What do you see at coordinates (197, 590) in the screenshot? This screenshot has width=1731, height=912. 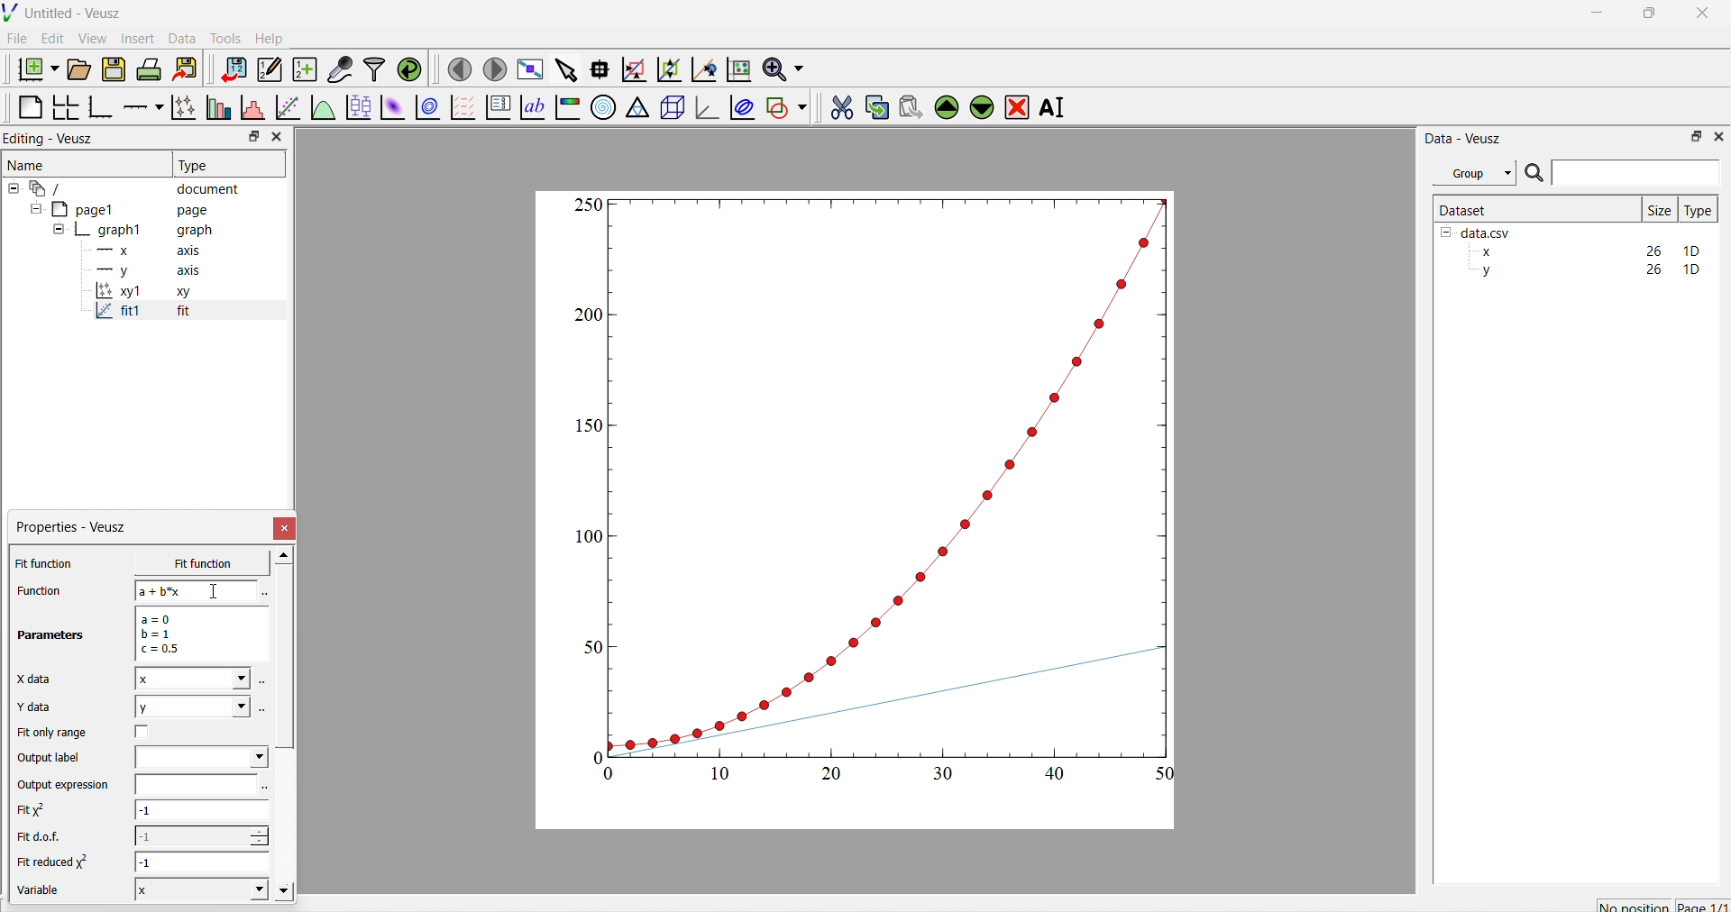 I see `a+b*x` at bounding box center [197, 590].